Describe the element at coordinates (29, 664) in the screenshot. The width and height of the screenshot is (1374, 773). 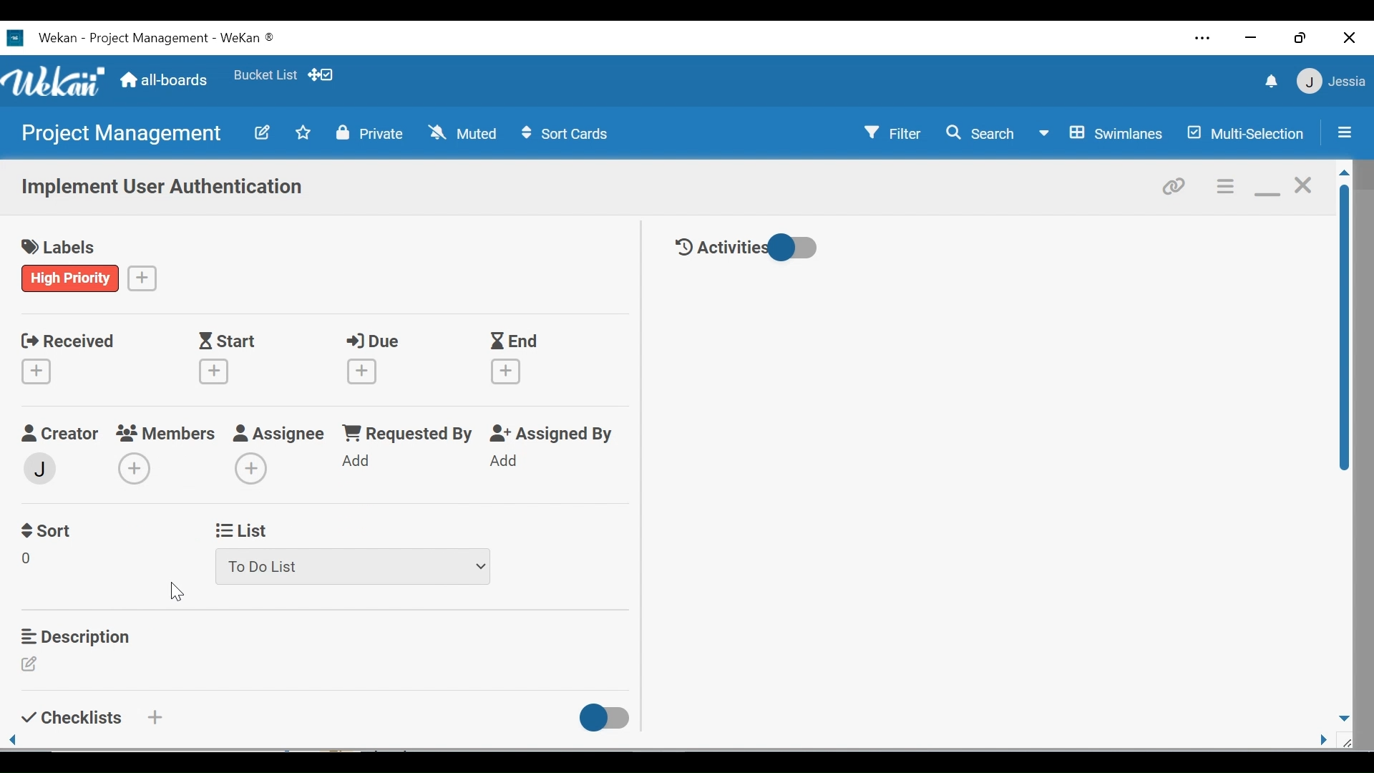
I see `edit` at that location.